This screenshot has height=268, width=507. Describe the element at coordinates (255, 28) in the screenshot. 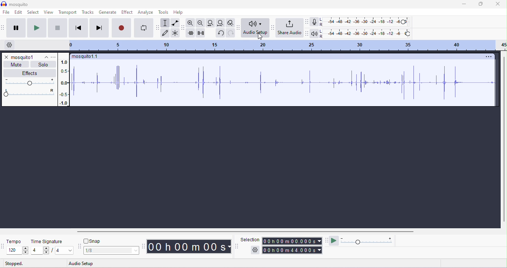

I see `audio set up` at that location.